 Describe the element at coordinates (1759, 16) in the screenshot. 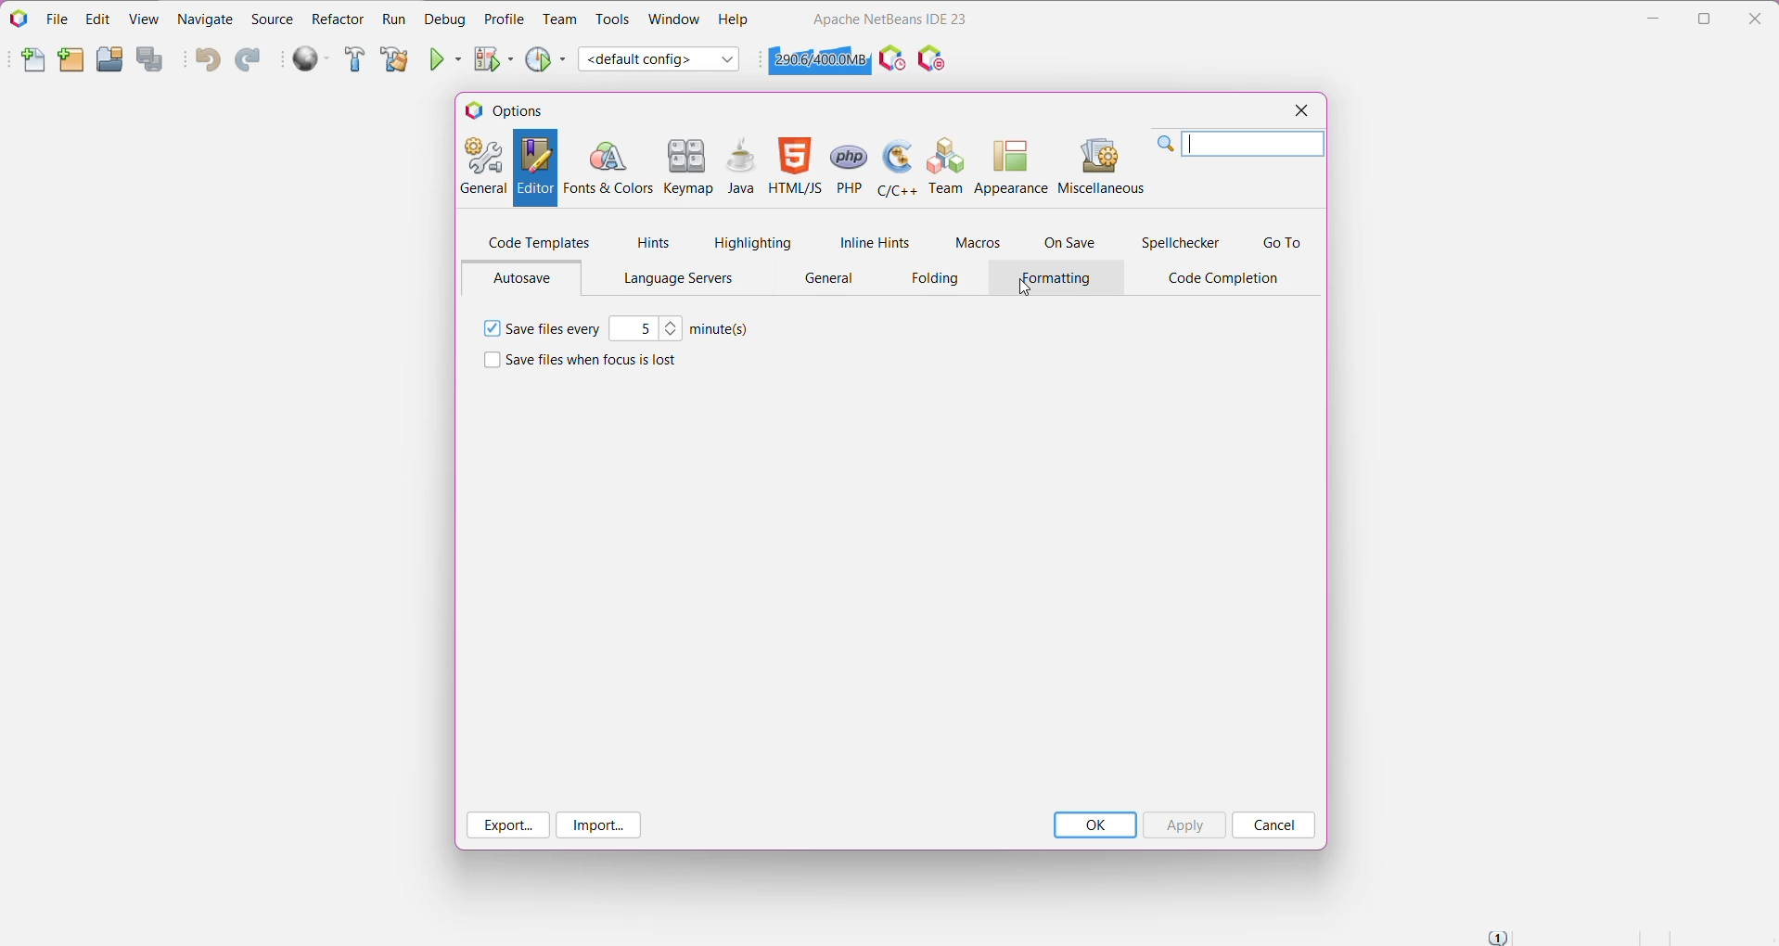

I see `Close` at that location.